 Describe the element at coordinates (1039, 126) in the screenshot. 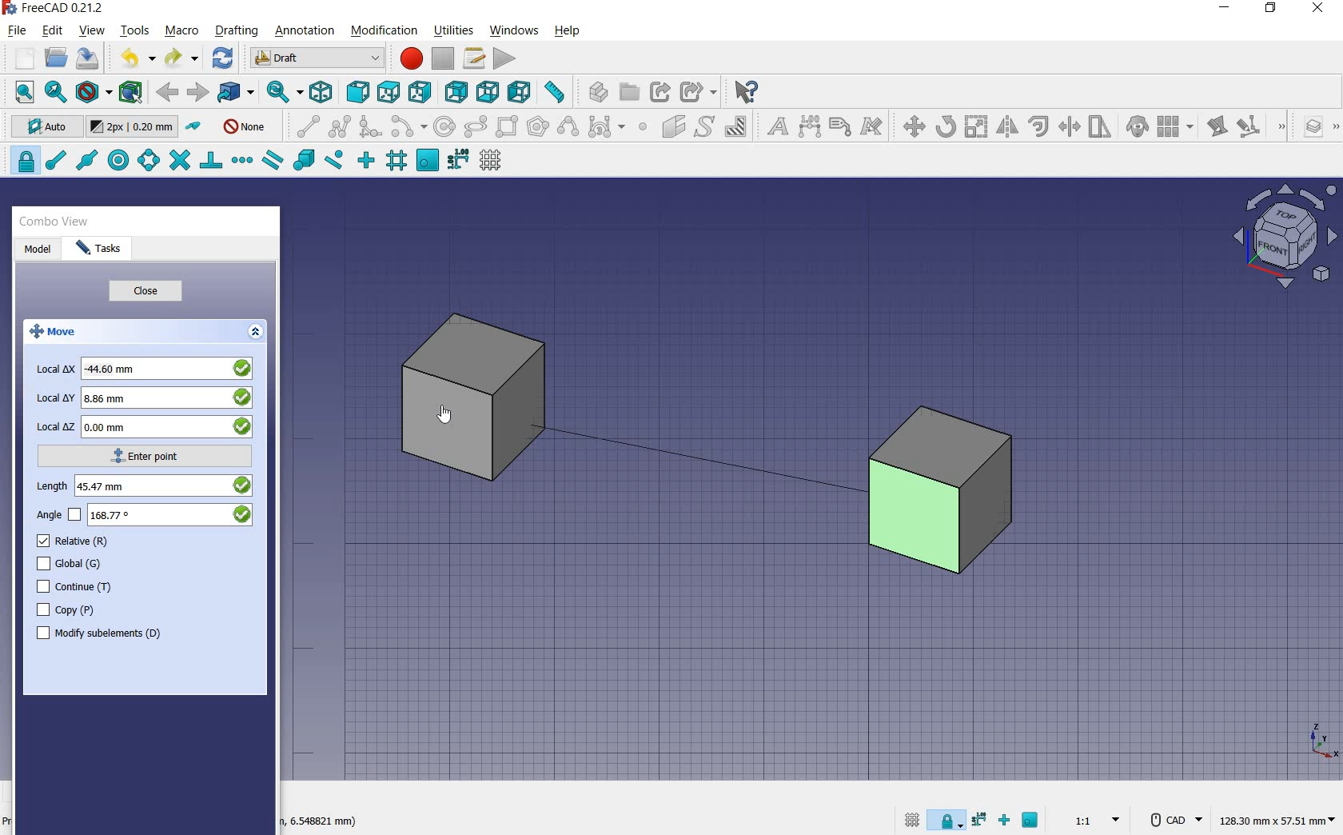

I see `offset` at that location.